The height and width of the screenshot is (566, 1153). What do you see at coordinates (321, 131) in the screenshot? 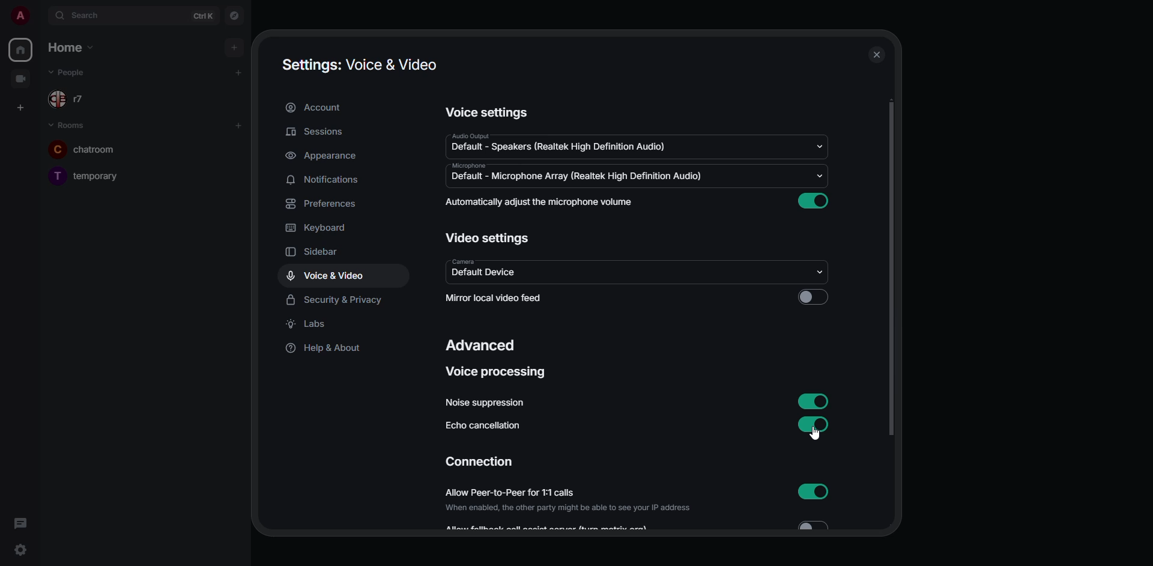
I see `sessions` at bounding box center [321, 131].